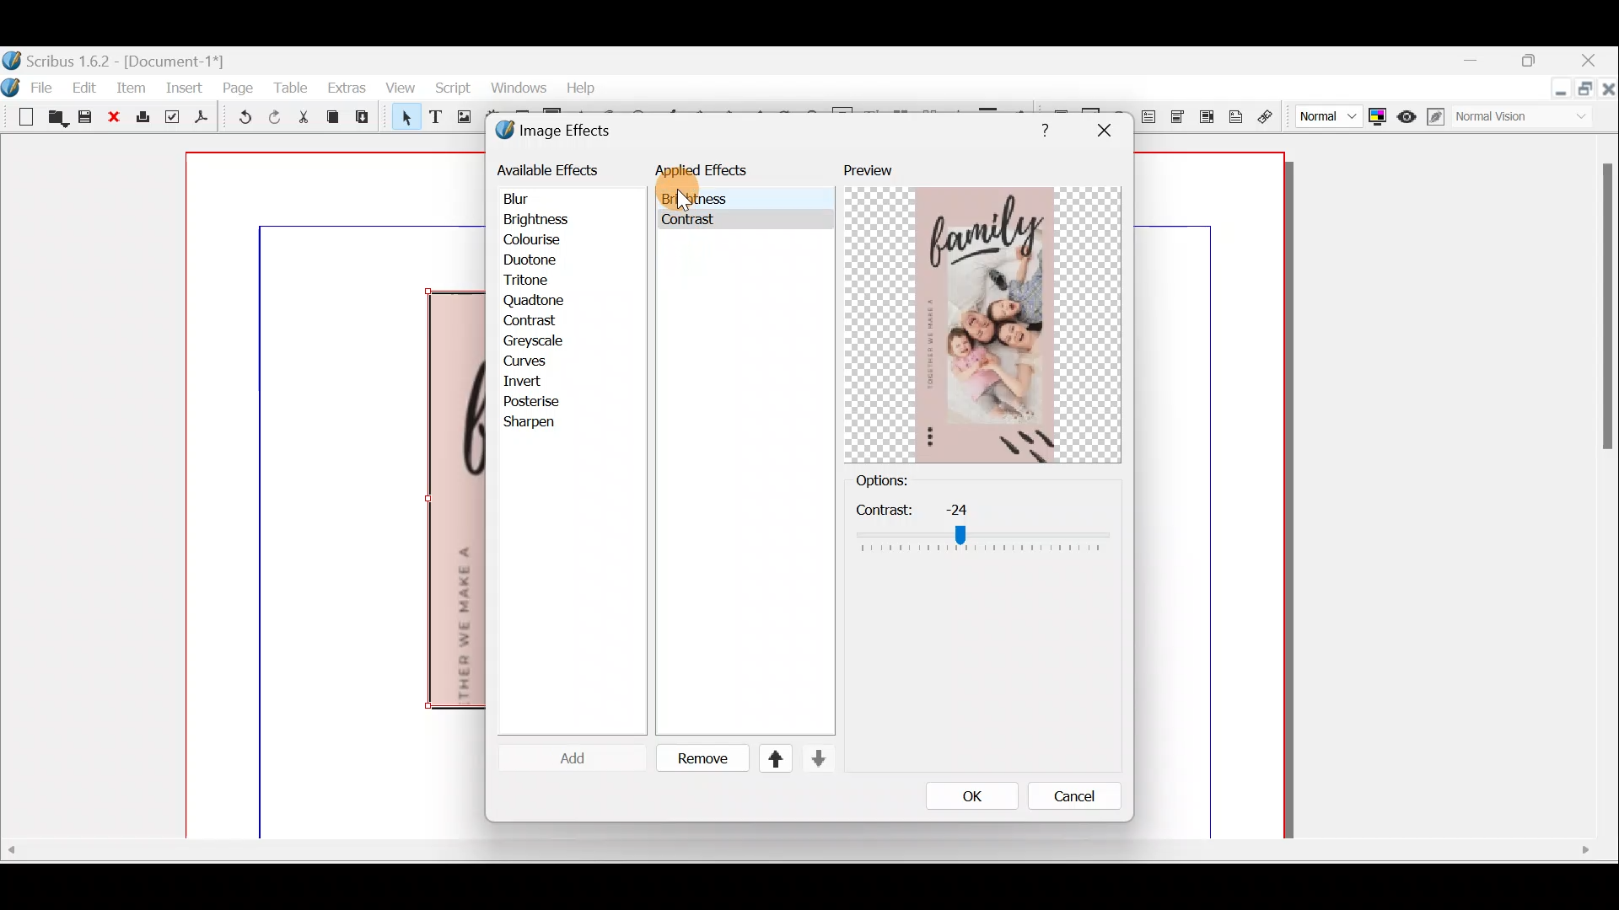 The width and height of the screenshot is (1619, 910). Describe the element at coordinates (1438, 117) in the screenshot. I see `Edit in preview mode` at that location.